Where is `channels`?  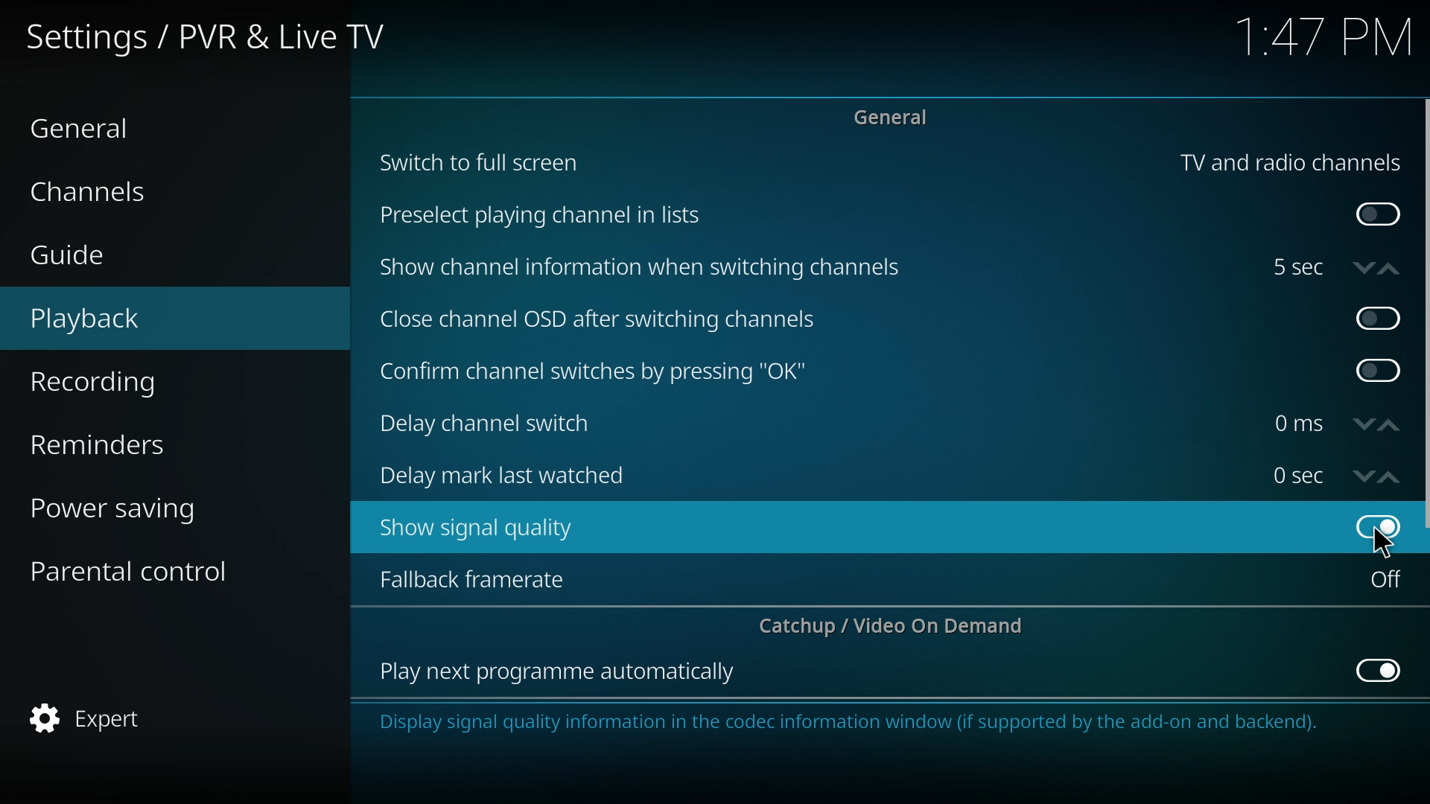
channels is located at coordinates (119, 190).